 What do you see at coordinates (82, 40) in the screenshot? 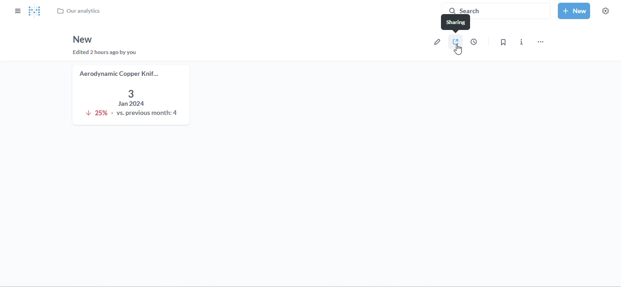
I see `new` at bounding box center [82, 40].